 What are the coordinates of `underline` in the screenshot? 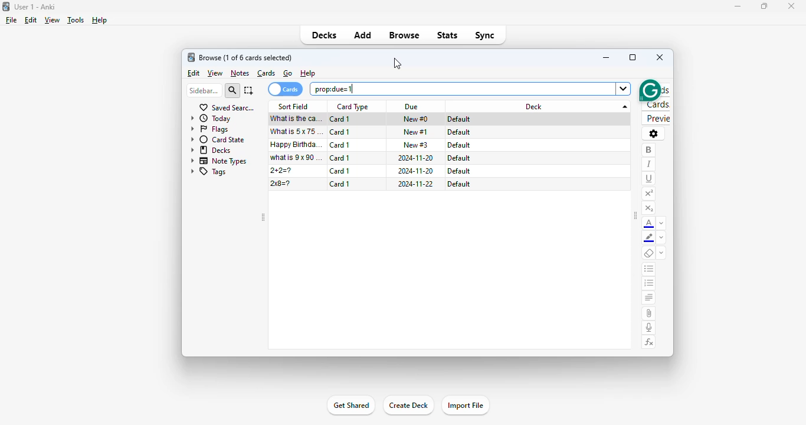 It's located at (650, 179).